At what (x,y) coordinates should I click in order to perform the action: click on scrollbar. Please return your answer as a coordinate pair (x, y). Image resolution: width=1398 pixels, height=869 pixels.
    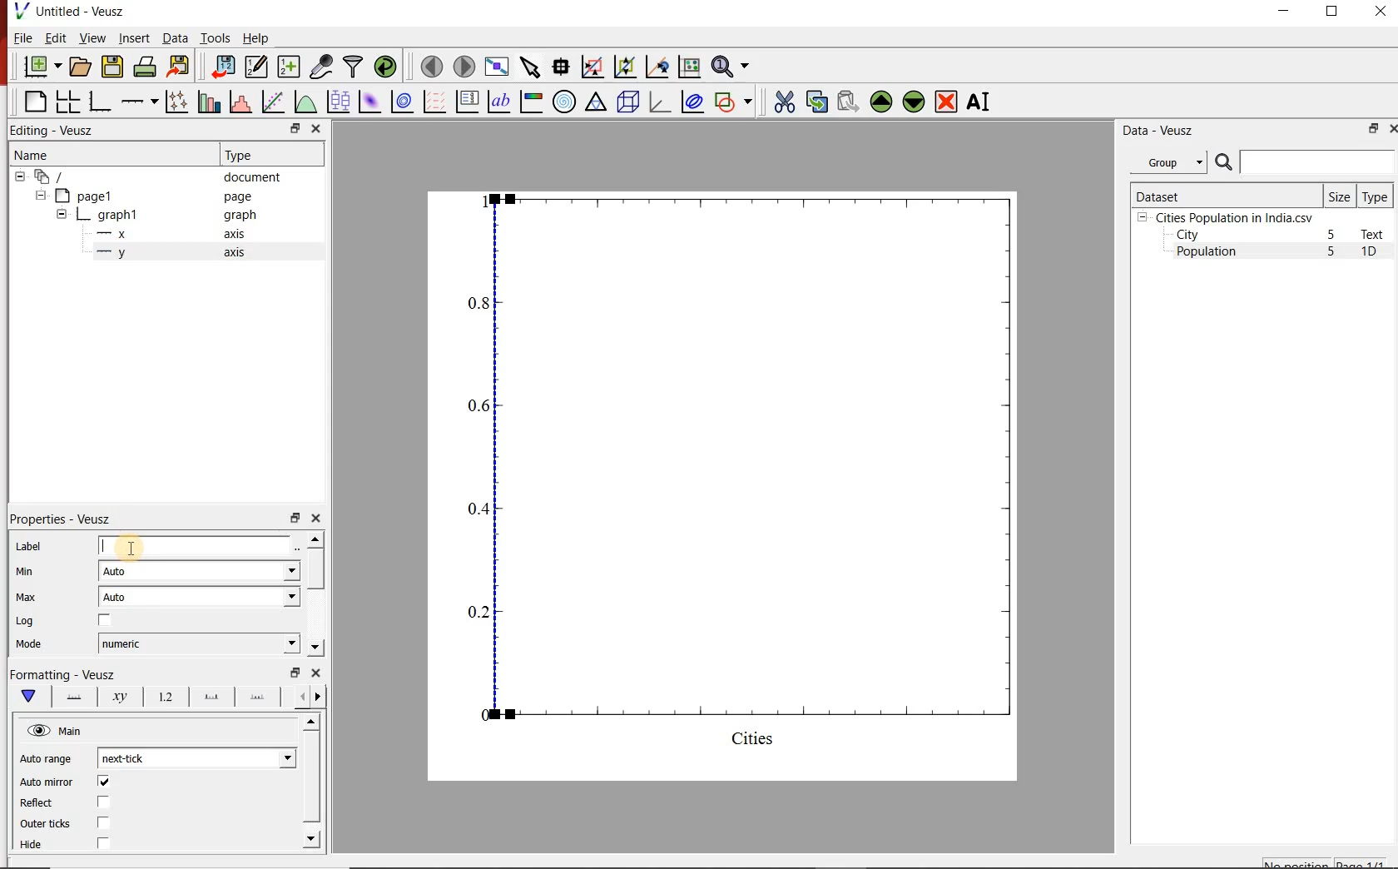
    Looking at the image, I should click on (315, 594).